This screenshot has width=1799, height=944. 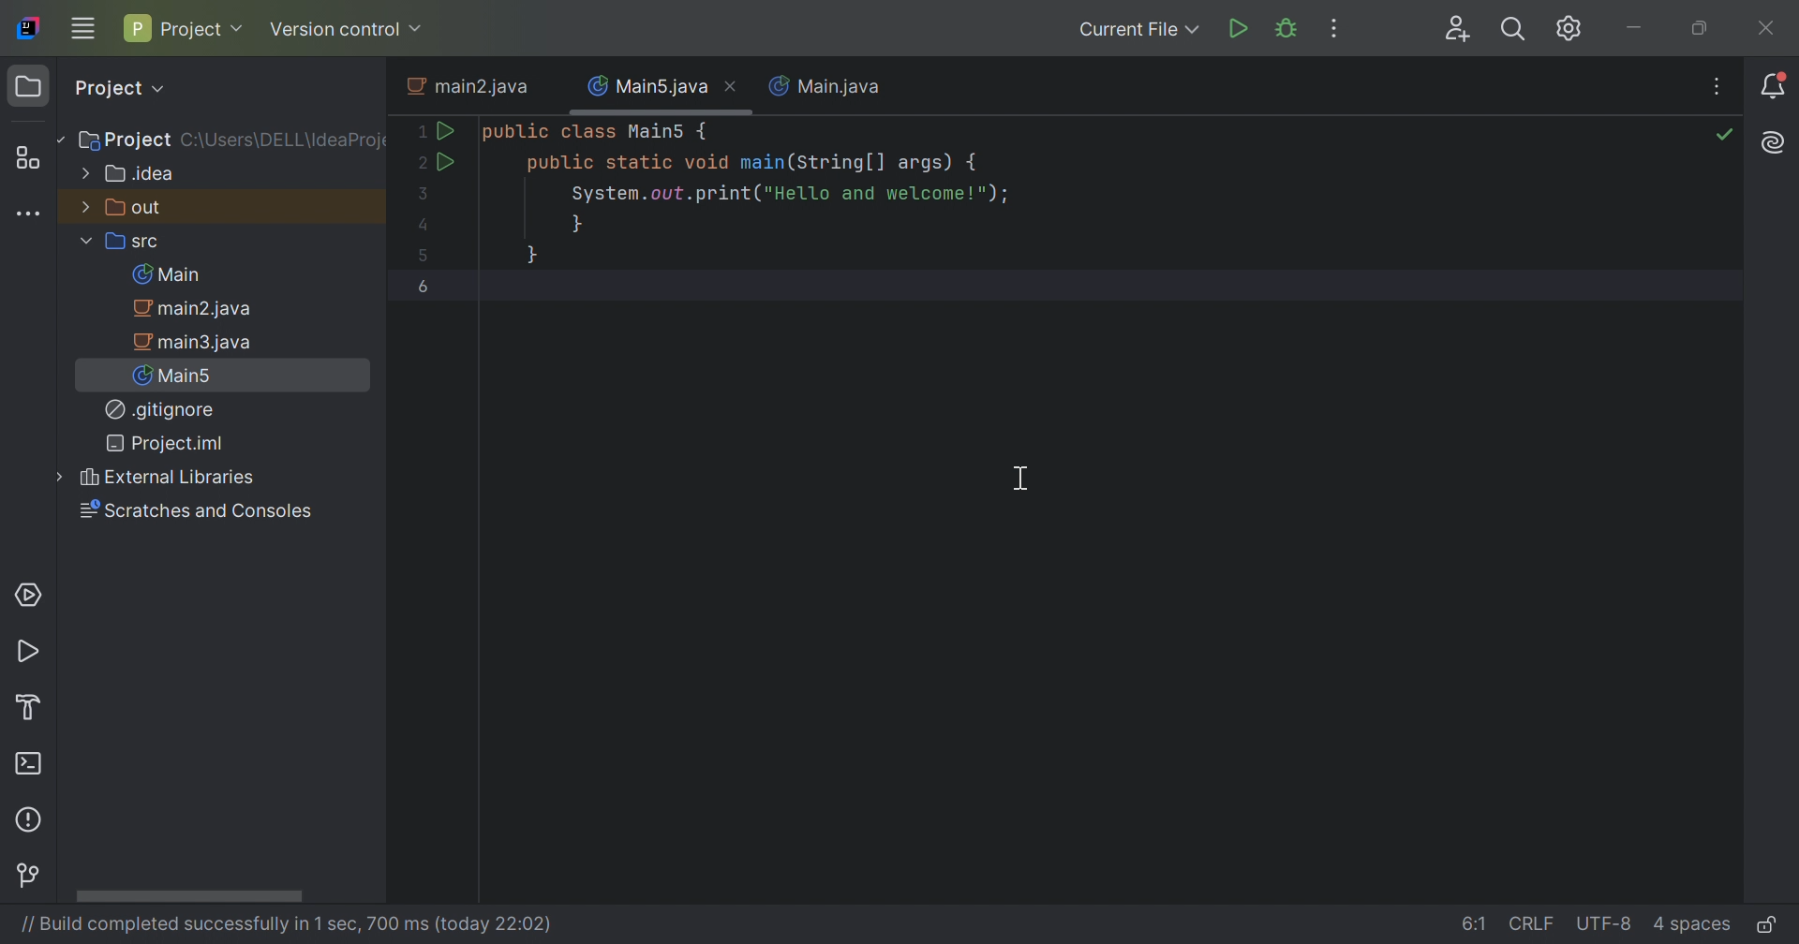 What do you see at coordinates (1476, 922) in the screenshot?
I see `go to line` at bounding box center [1476, 922].